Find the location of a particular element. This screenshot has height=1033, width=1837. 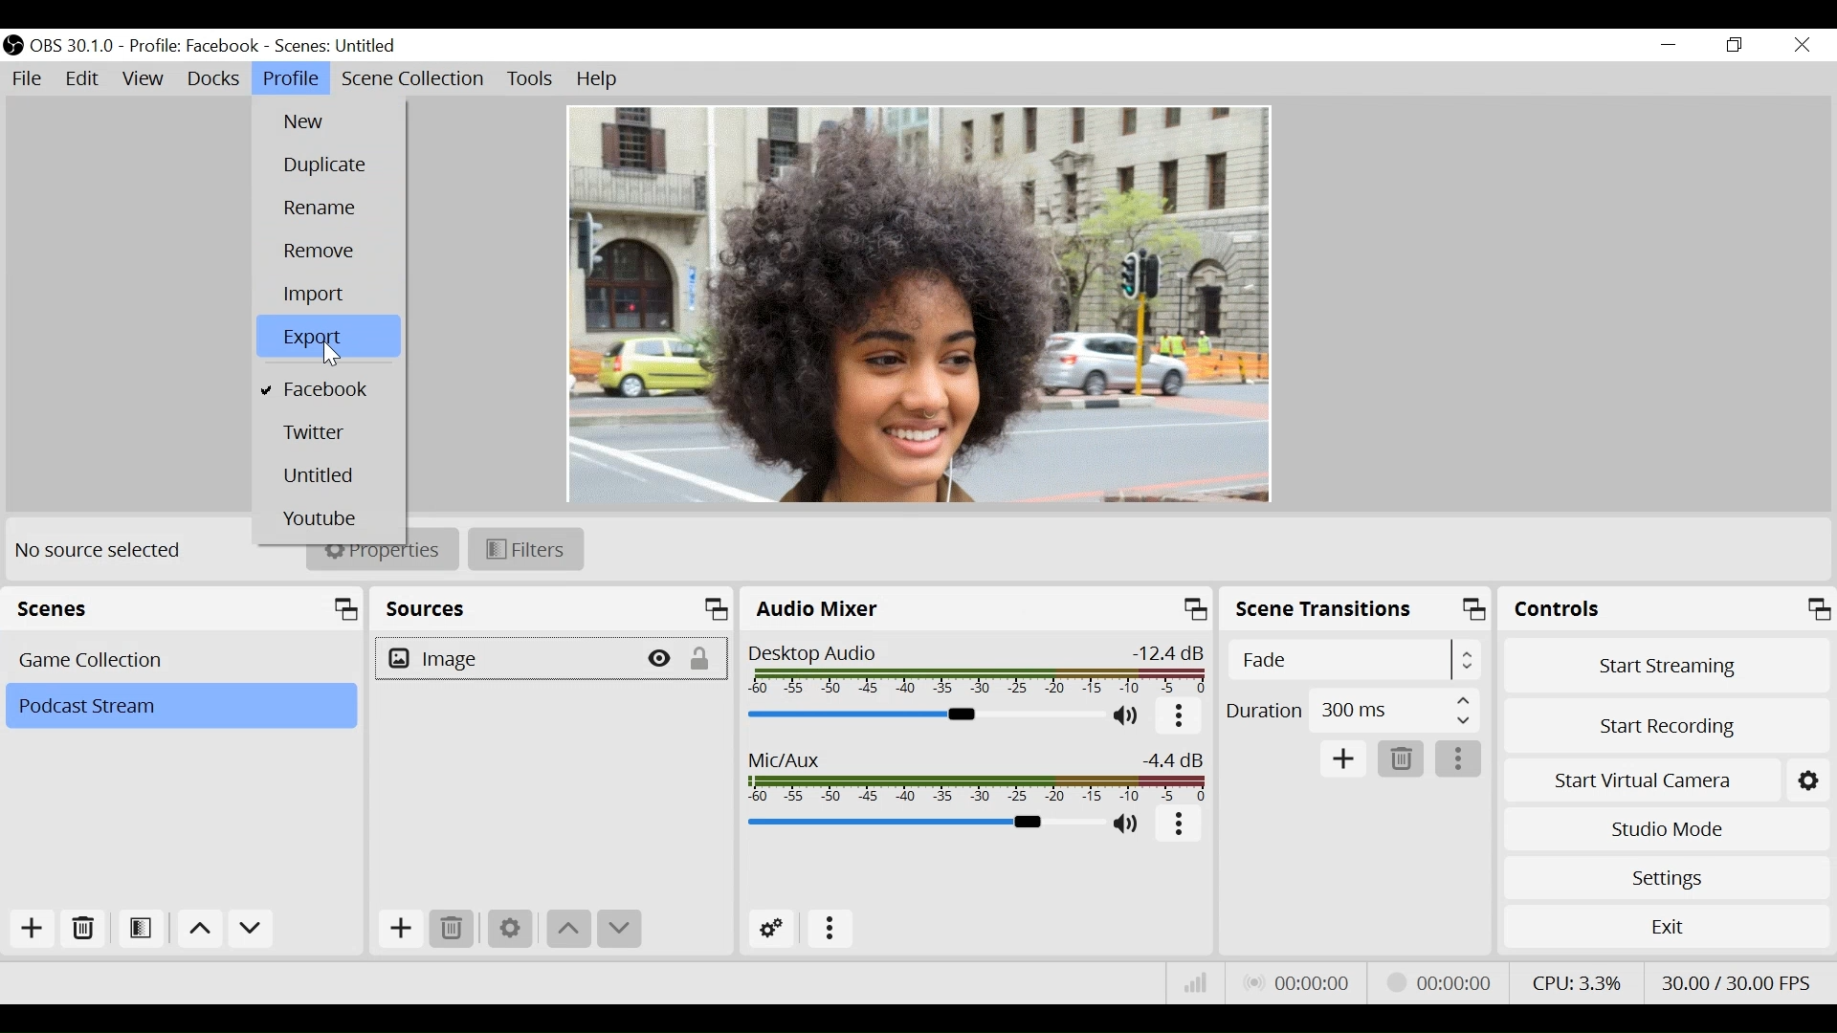

Studio Mode is located at coordinates (1668, 830).